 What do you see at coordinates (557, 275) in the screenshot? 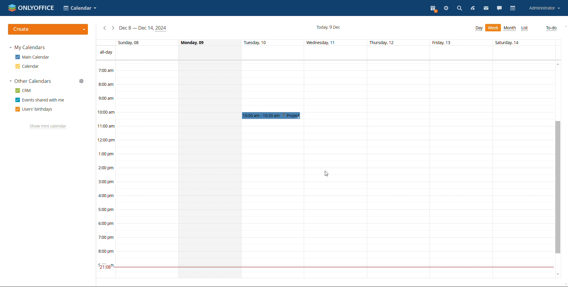
I see `scroll down` at bounding box center [557, 275].